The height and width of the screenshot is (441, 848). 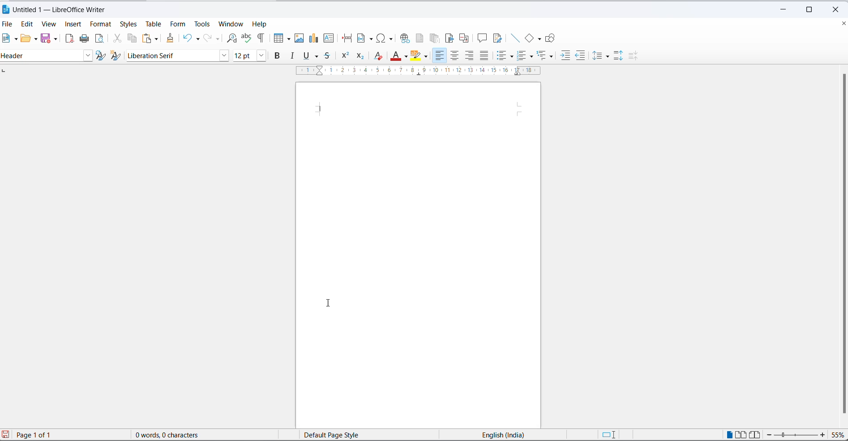 I want to click on cursor, so click(x=328, y=303).